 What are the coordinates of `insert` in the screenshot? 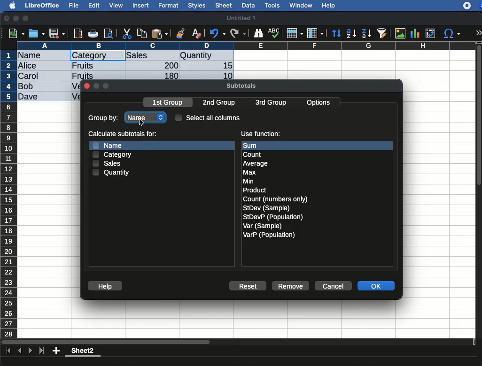 It's located at (141, 5).